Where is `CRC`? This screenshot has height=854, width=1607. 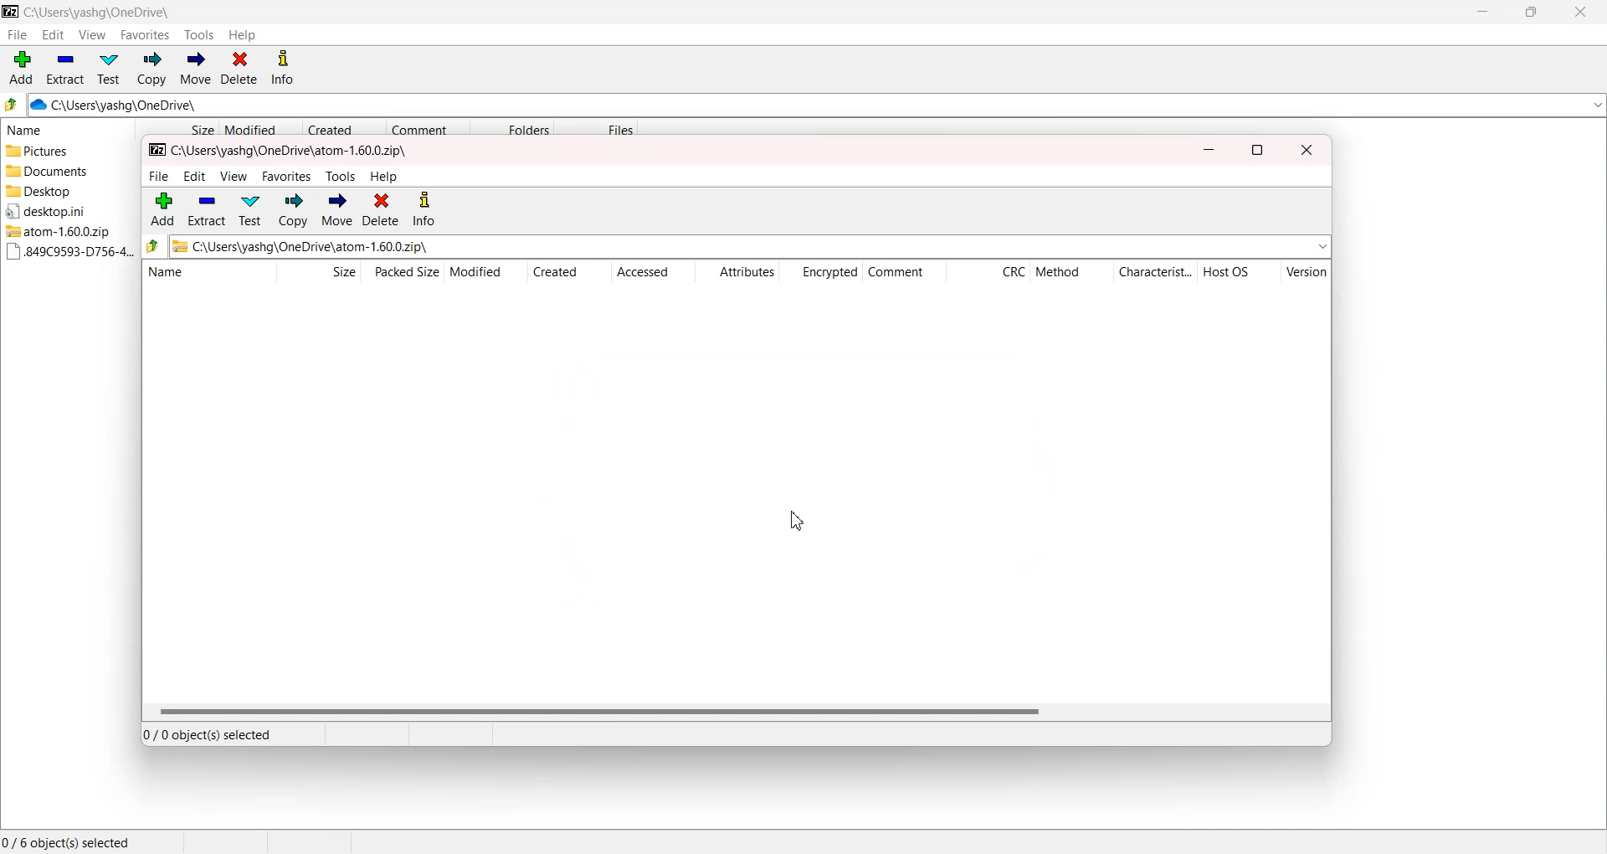 CRC is located at coordinates (988, 274).